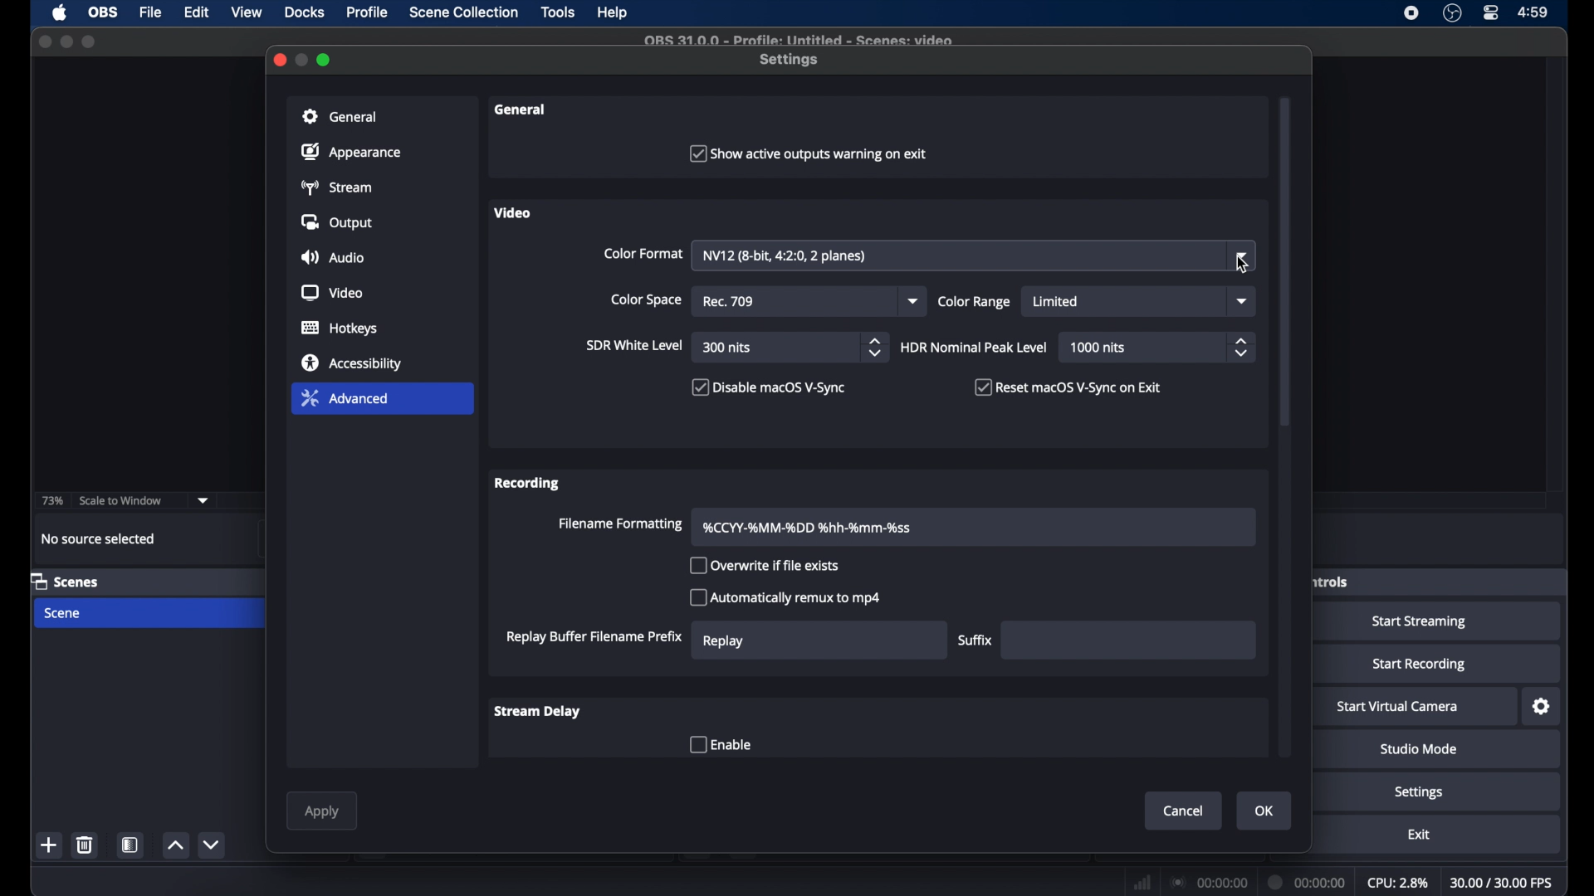 This screenshot has width=1594, height=896. Describe the element at coordinates (1098, 348) in the screenshot. I see `1000 nits` at that location.